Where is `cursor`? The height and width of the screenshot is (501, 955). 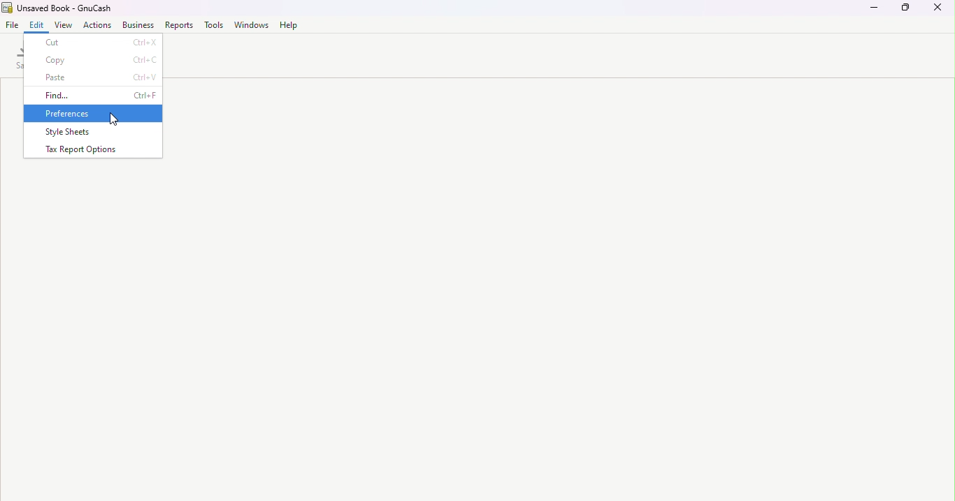 cursor is located at coordinates (113, 121).